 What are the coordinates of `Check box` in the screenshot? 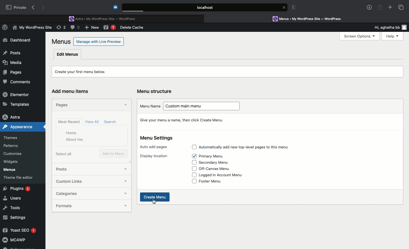 It's located at (194, 181).